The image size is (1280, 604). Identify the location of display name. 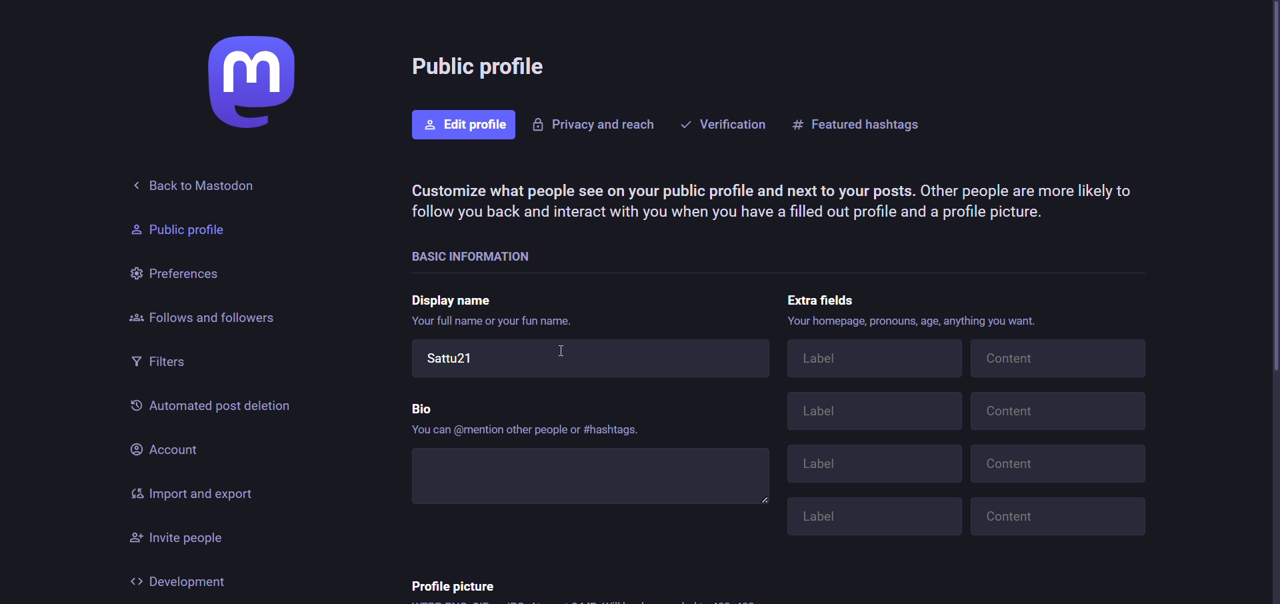
(455, 299).